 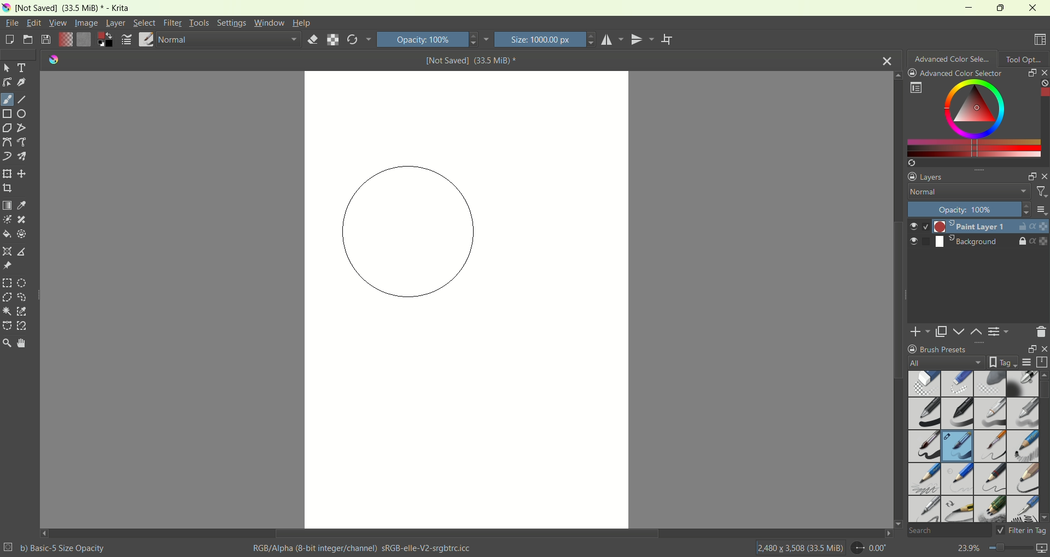 I want to click on horizontal mirror tool, so click(x=614, y=39).